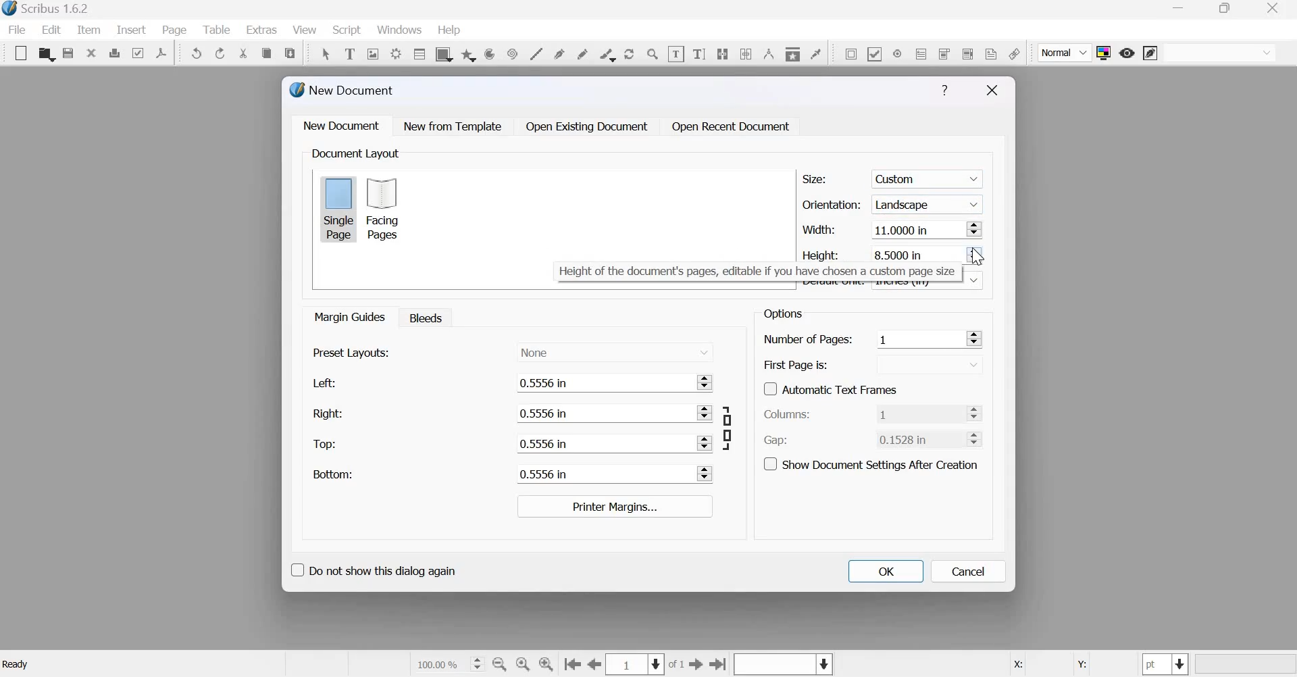 Image resolution: width=1297 pixels, height=677 pixels. I want to click on Script, so click(346, 30).